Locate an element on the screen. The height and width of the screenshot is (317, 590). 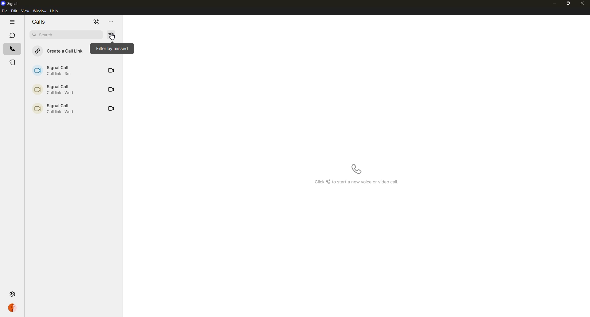
search is located at coordinates (66, 35).